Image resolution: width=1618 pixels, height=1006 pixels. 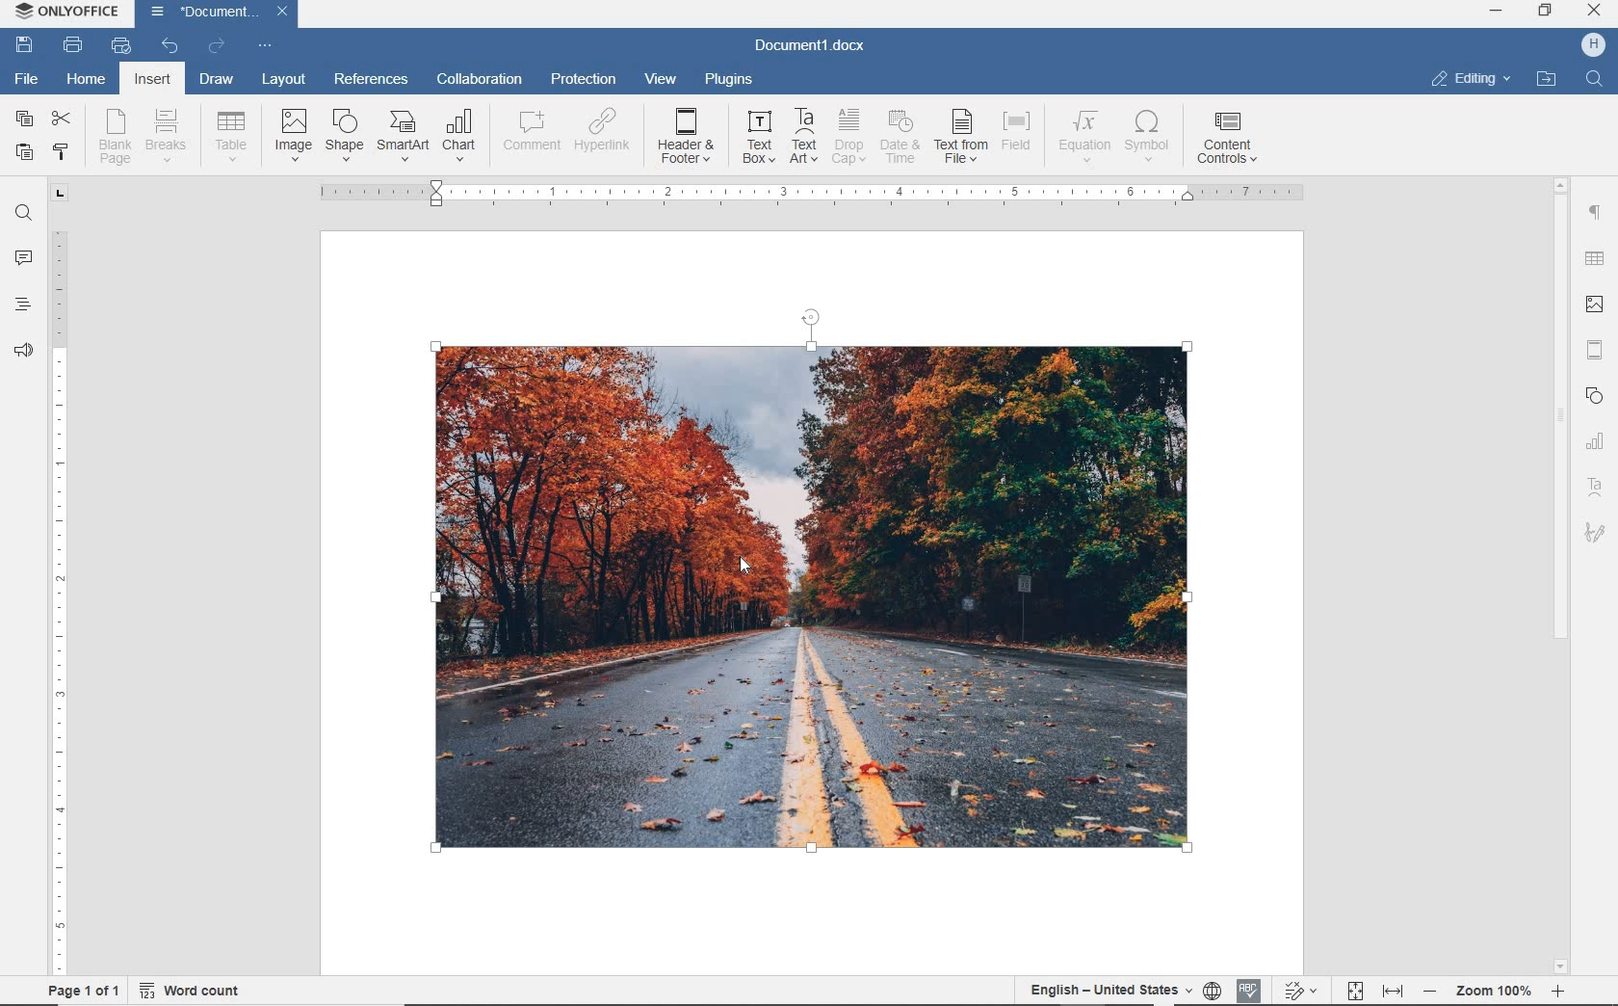 I want to click on TextArt, so click(x=804, y=139).